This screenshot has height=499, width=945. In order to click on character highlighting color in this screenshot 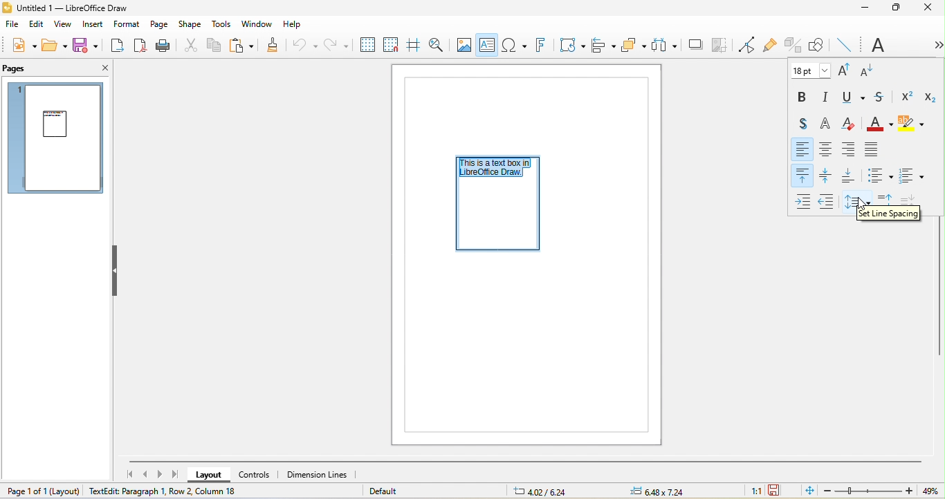, I will do `click(914, 124)`.